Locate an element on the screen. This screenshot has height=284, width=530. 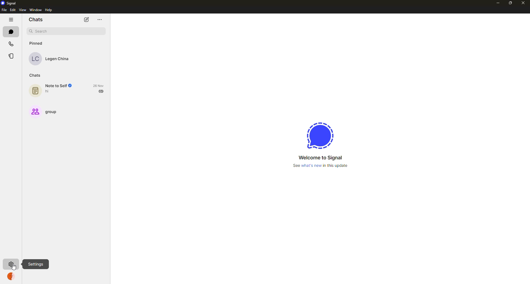
cursor is located at coordinates (15, 265).